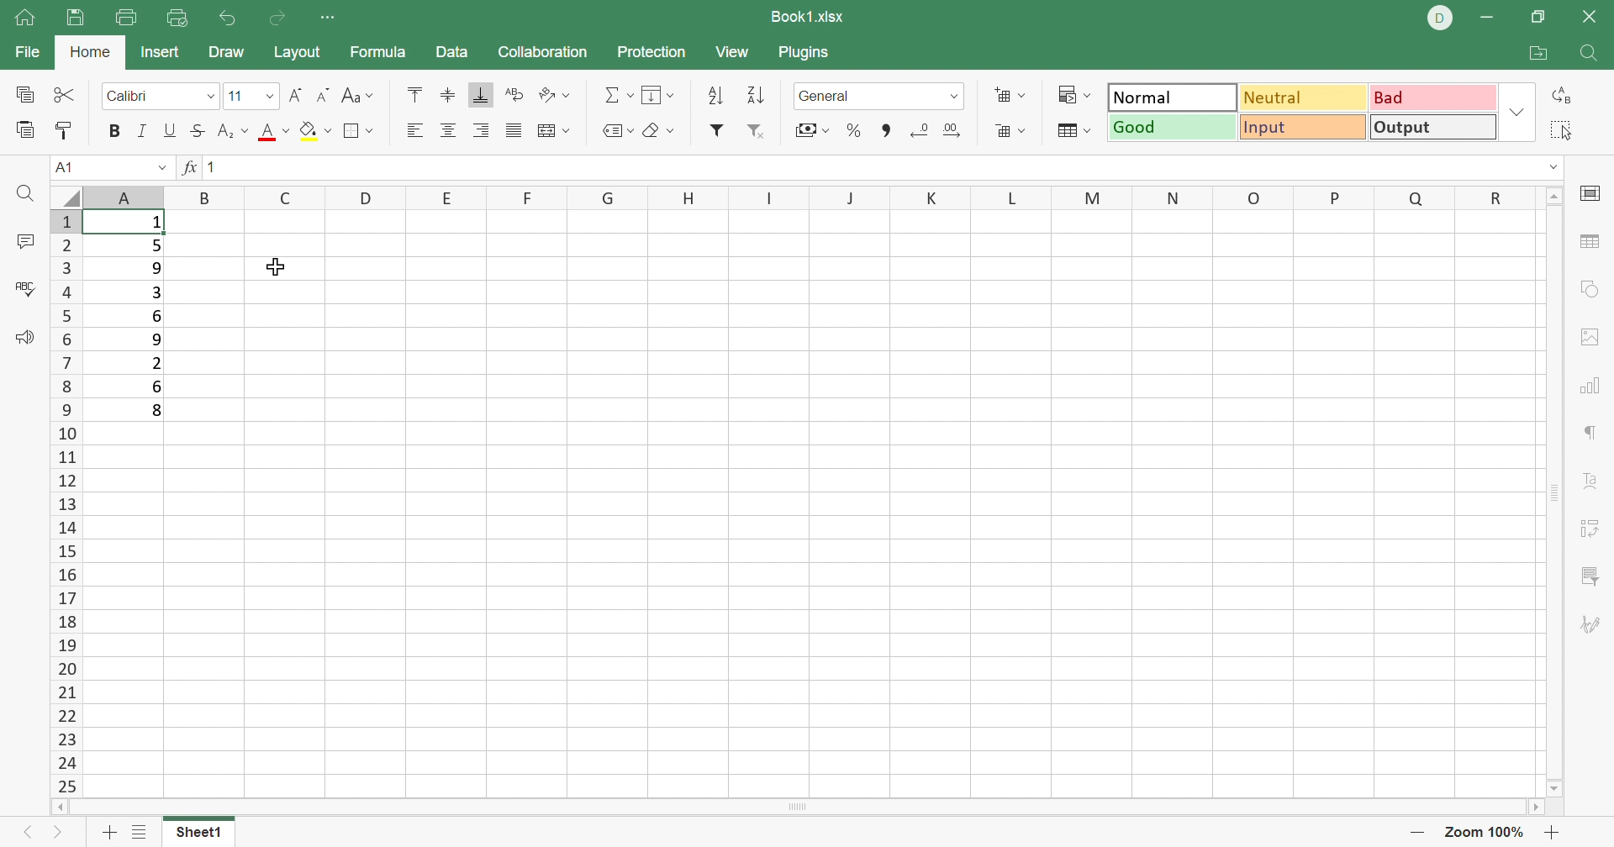  I want to click on Conditional formatting, so click(1076, 94).